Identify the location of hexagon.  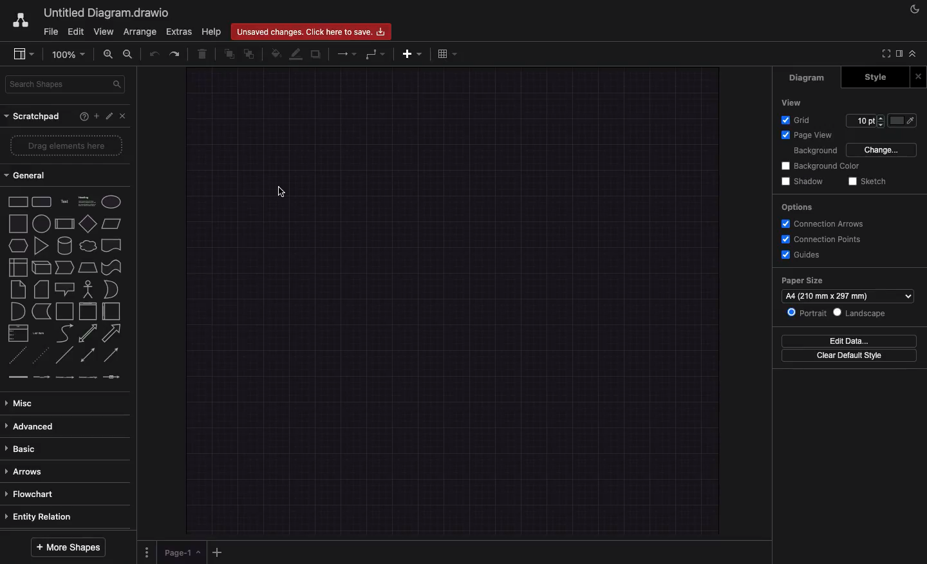
(18, 246).